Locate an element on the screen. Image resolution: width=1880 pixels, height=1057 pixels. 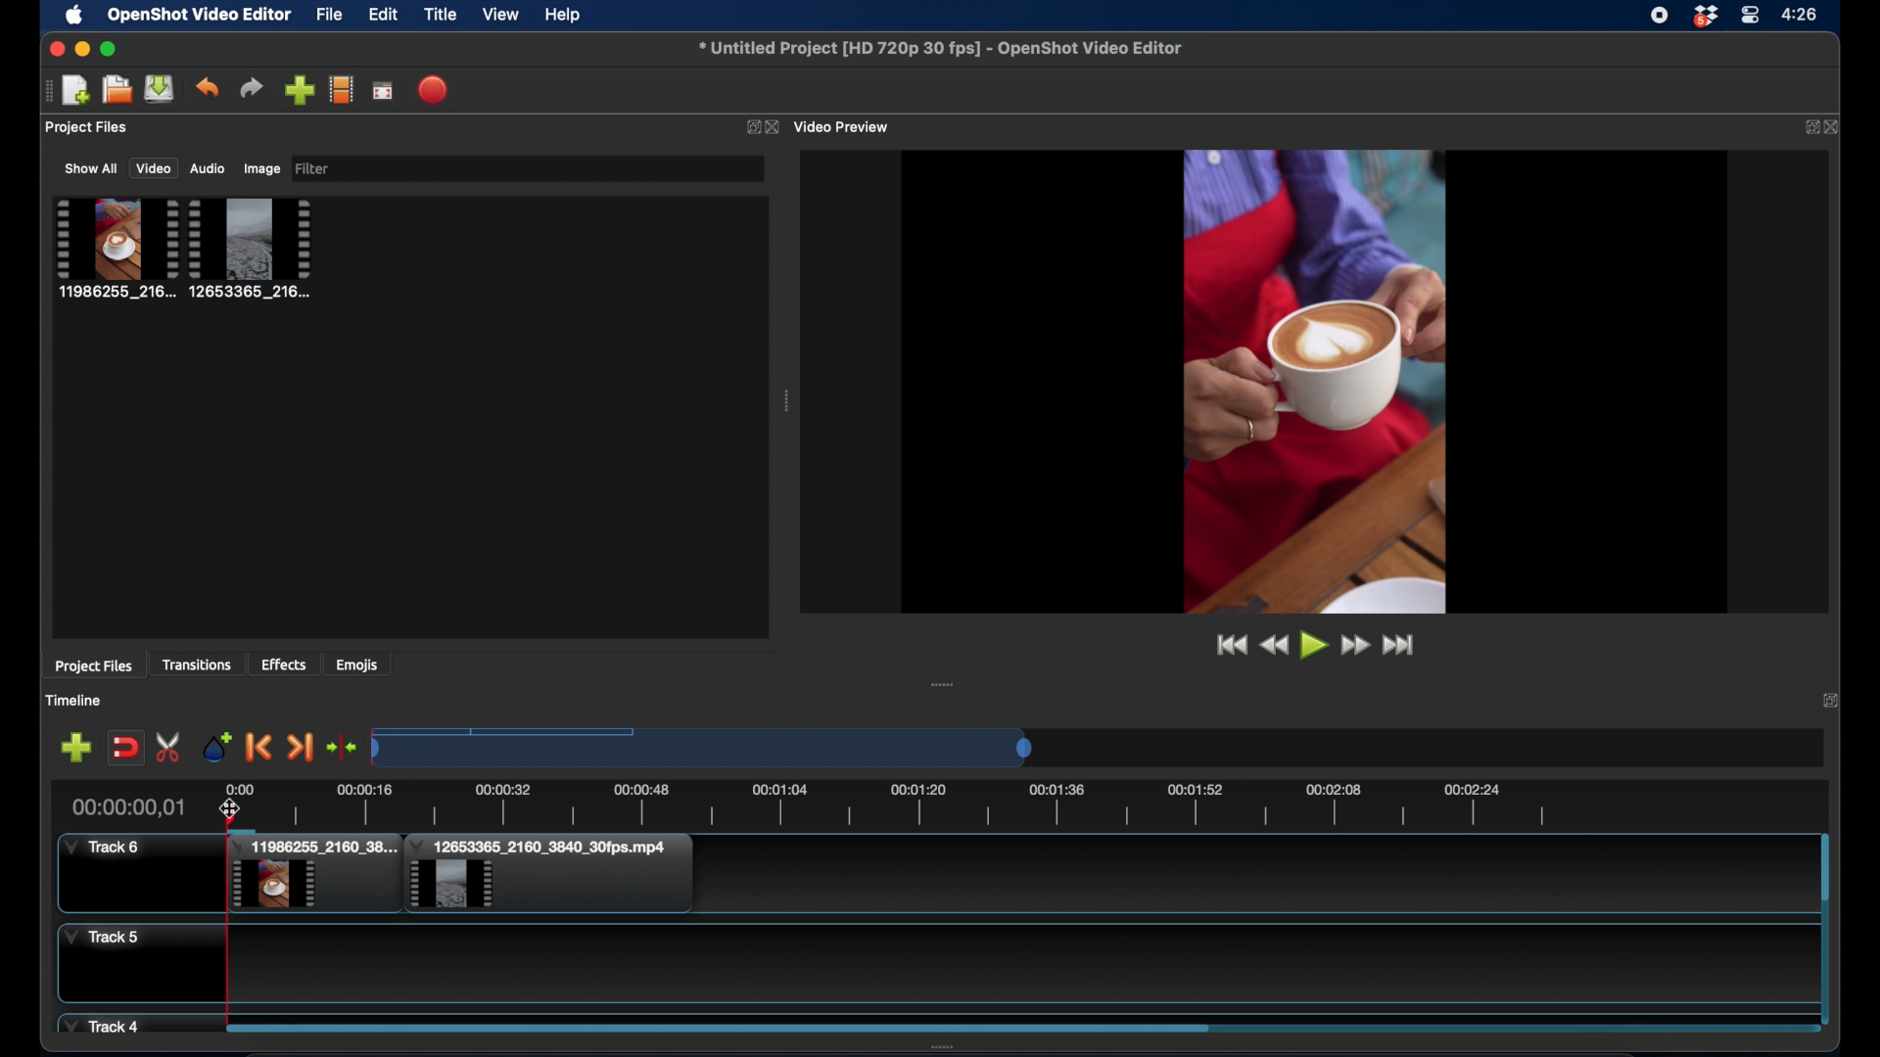
scroll bar is located at coordinates (717, 1027).